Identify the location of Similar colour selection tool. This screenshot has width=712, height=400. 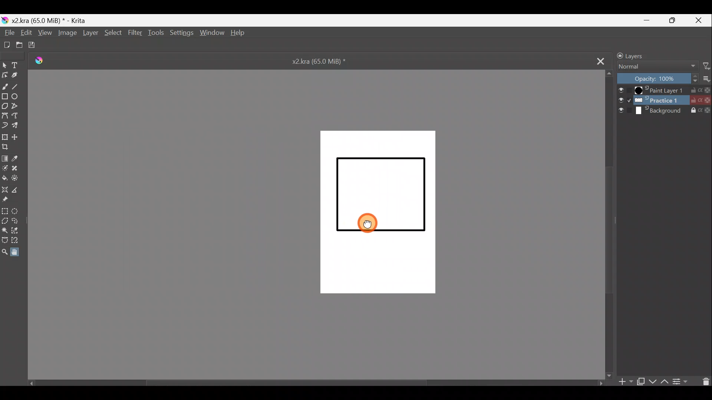
(17, 232).